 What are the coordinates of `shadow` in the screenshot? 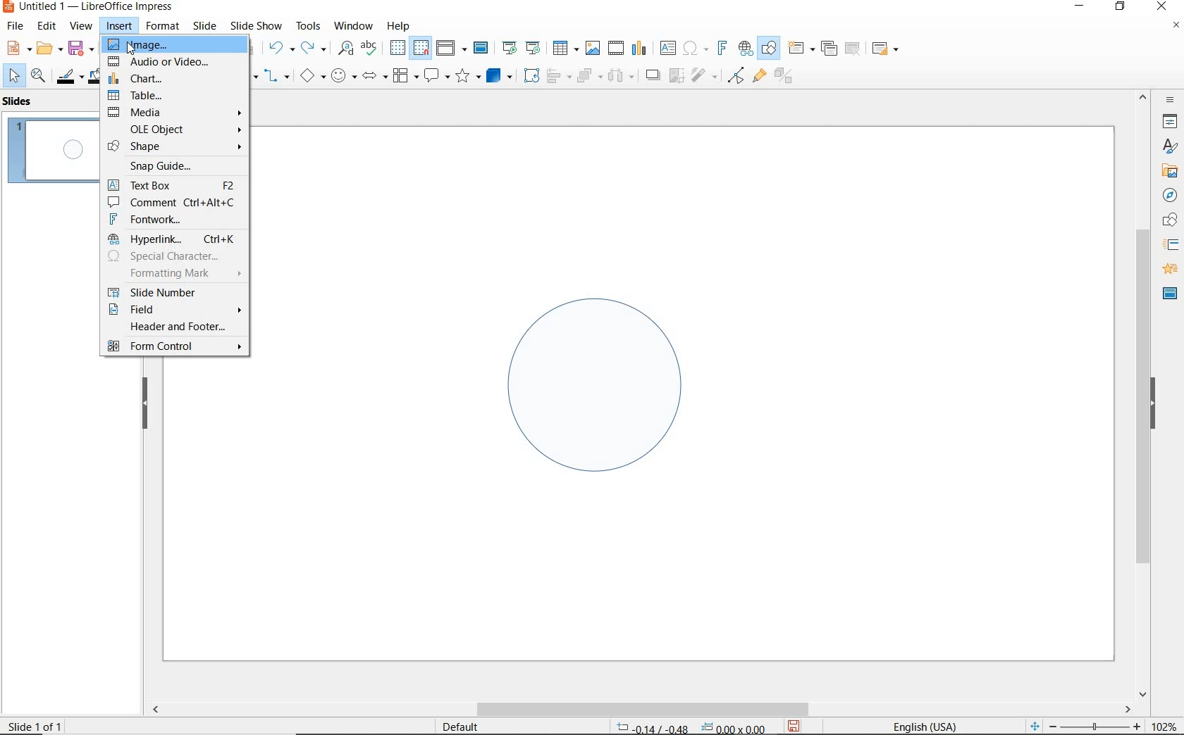 It's located at (652, 74).